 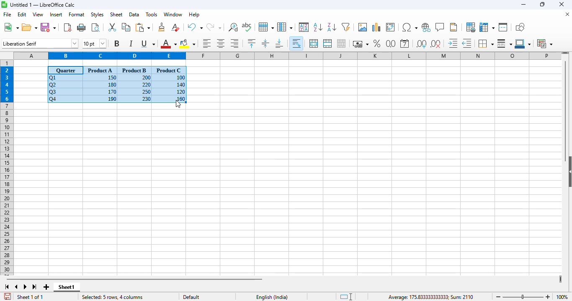 I want to click on zoom slider, so click(x=524, y=297).